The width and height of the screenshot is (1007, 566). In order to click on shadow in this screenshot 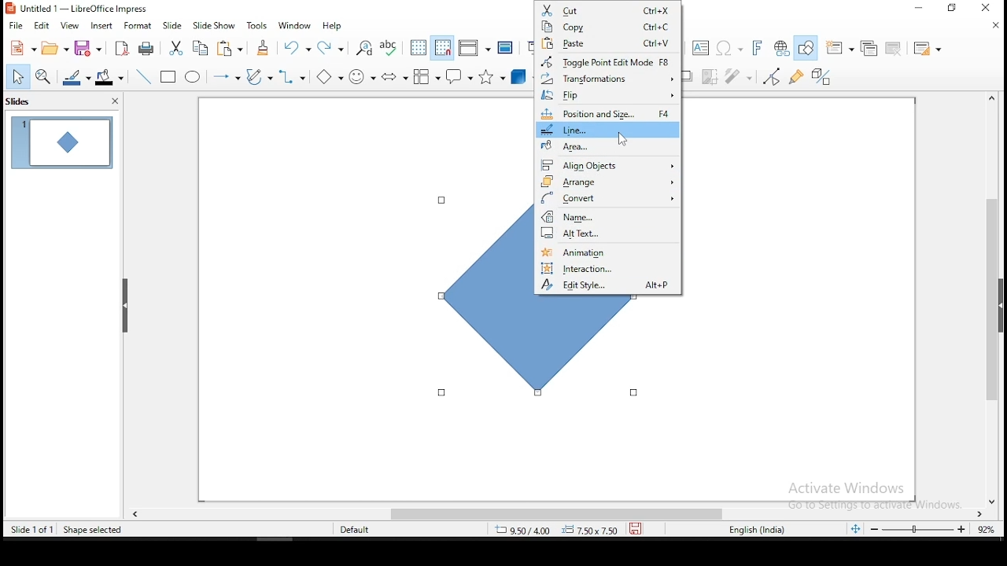, I will do `click(689, 76)`.